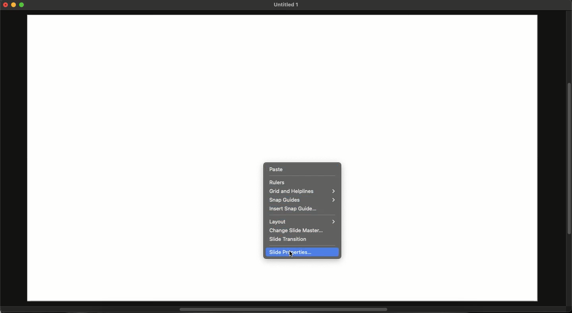 The height and width of the screenshot is (313, 572). What do you see at coordinates (289, 239) in the screenshot?
I see `Slide transition` at bounding box center [289, 239].